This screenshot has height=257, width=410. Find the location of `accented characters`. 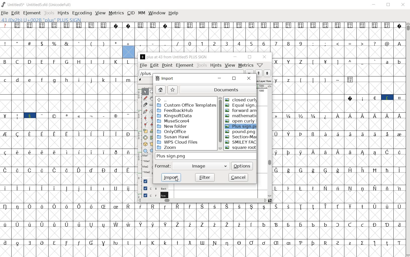

accented characters is located at coordinates (99, 212).